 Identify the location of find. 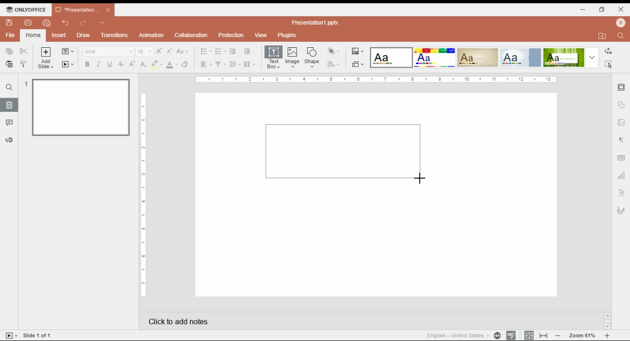
(609, 64).